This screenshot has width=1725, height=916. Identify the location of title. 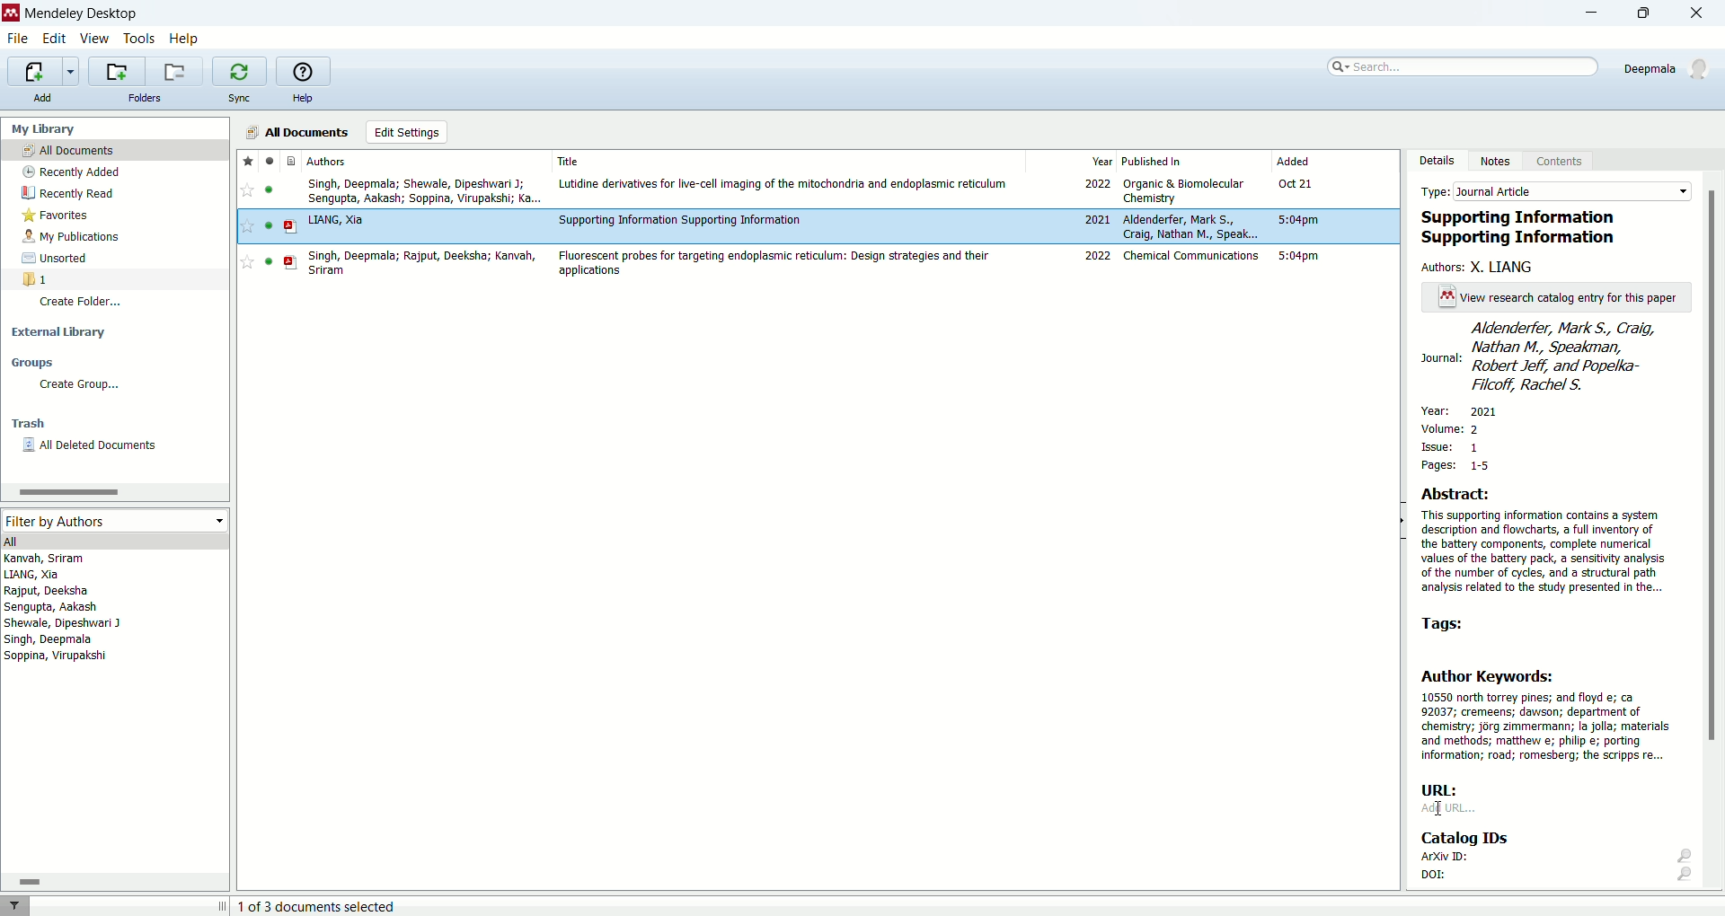
(569, 161).